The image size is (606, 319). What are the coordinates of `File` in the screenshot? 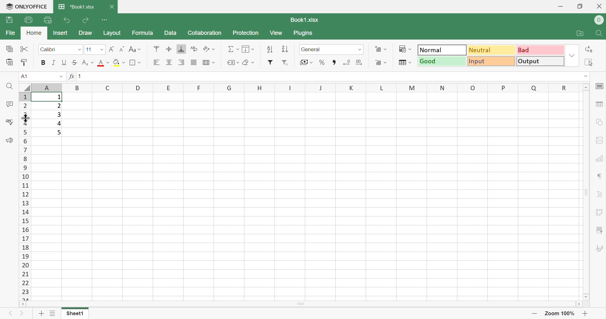 It's located at (10, 33).